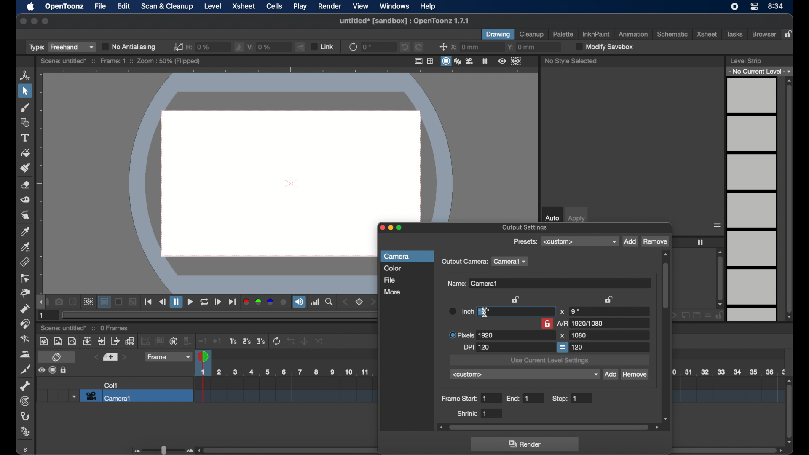  What do you see at coordinates (22, 21) in the screenshot?
I see `close` at bounding box center [22, 21].